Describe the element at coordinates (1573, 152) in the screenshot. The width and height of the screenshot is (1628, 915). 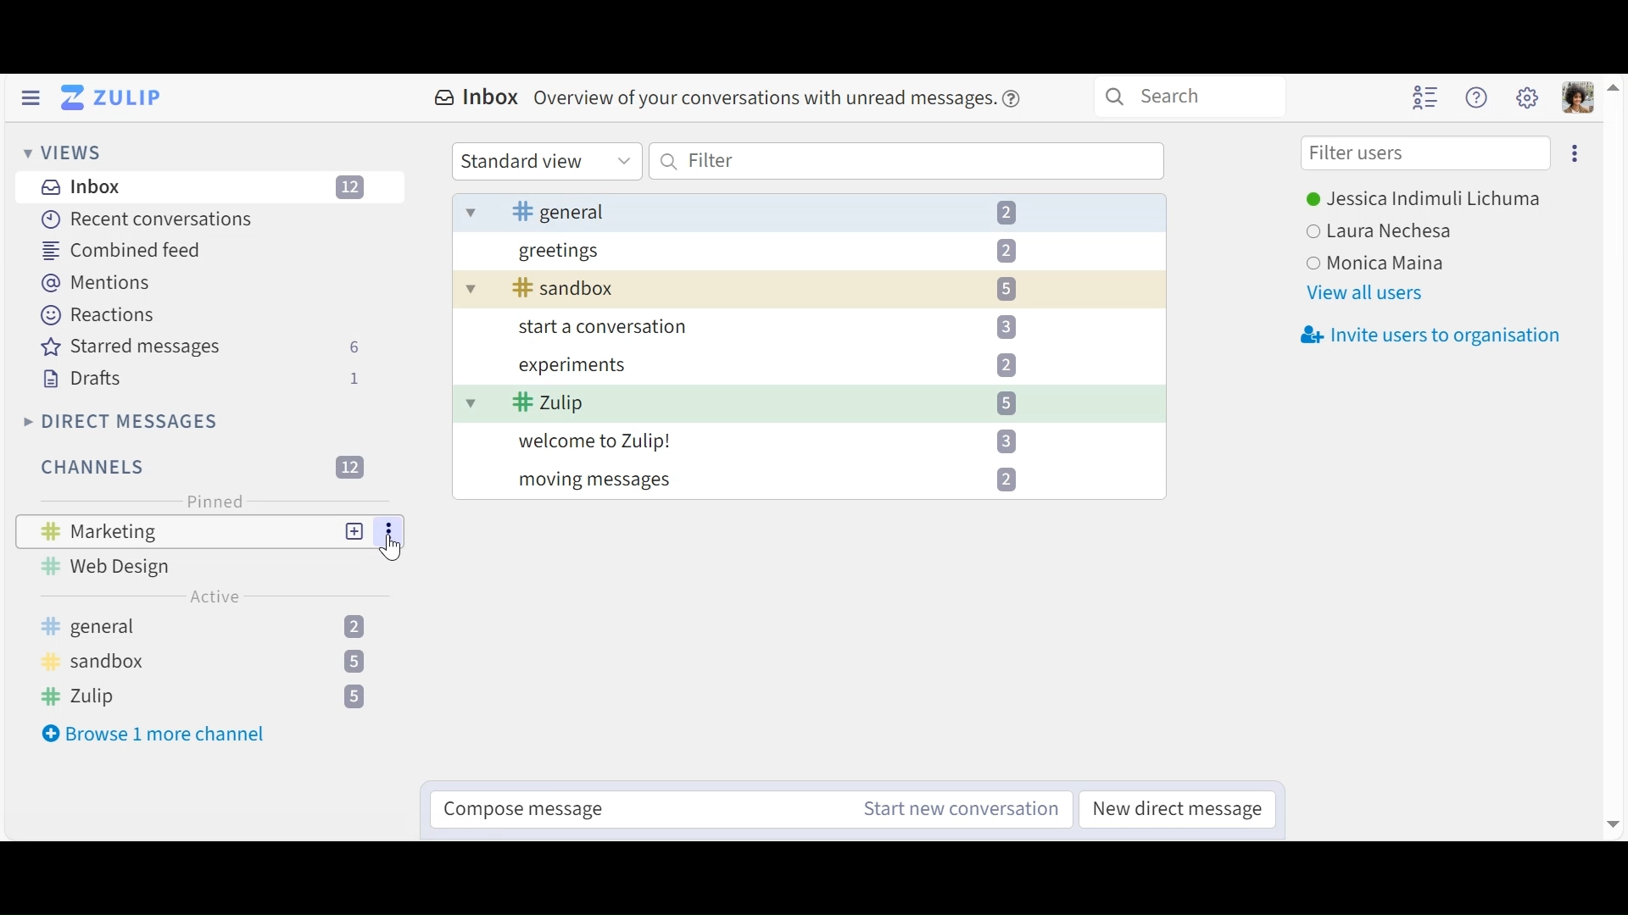
I see `Eclipse` at that location.